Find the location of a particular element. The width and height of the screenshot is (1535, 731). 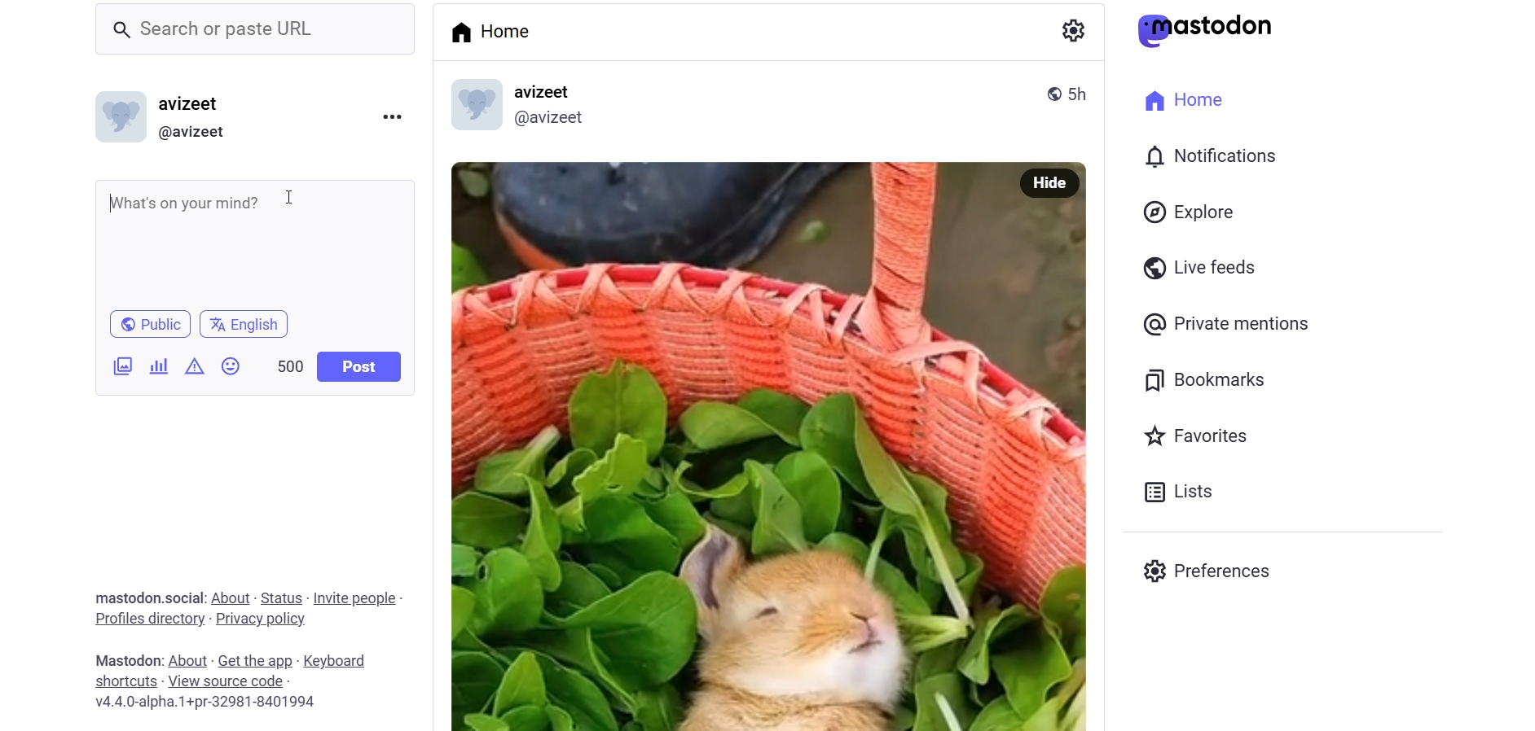

preferences is located at coordinates (1203, 567).